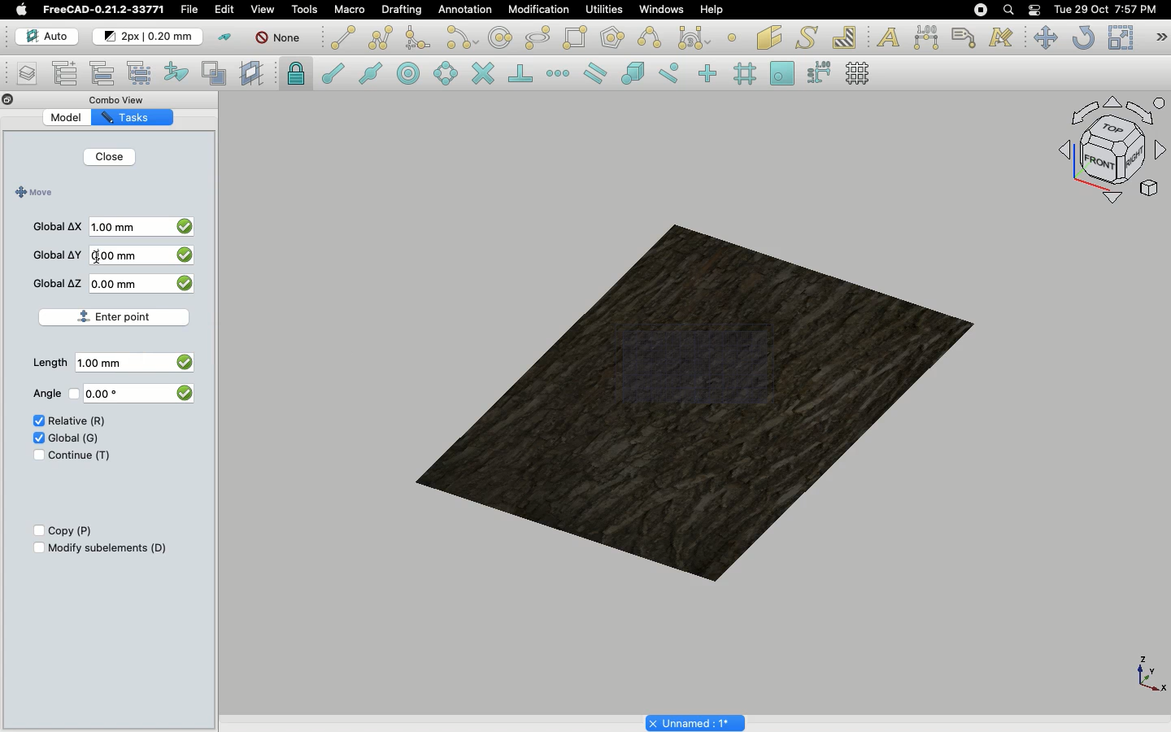 Image resolution: width=1171 pixels, height=732 pixels. Describe the element at coordinates (22, 9) in the screenshot. I see `Apple log` at that location.